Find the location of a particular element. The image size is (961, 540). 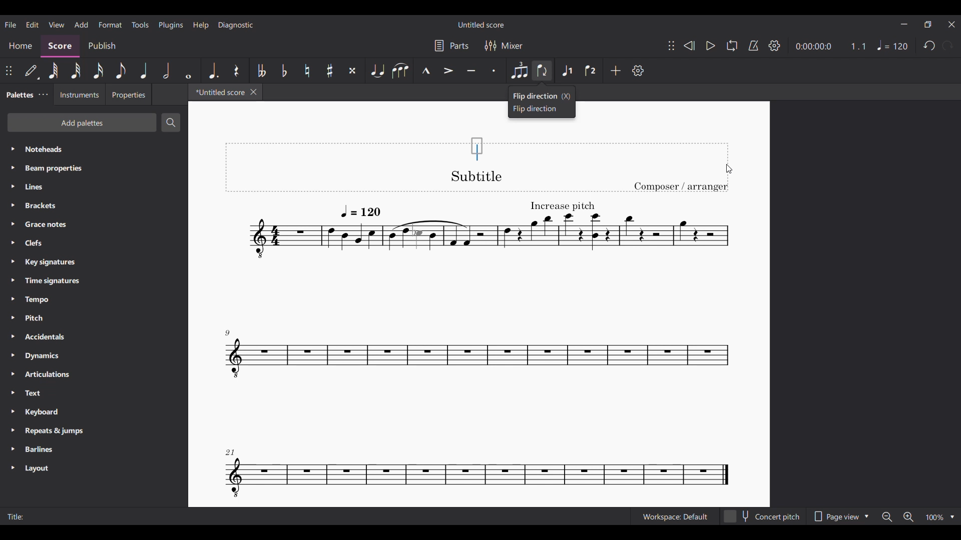

Toggle natural is located at coordinates (307, 70).